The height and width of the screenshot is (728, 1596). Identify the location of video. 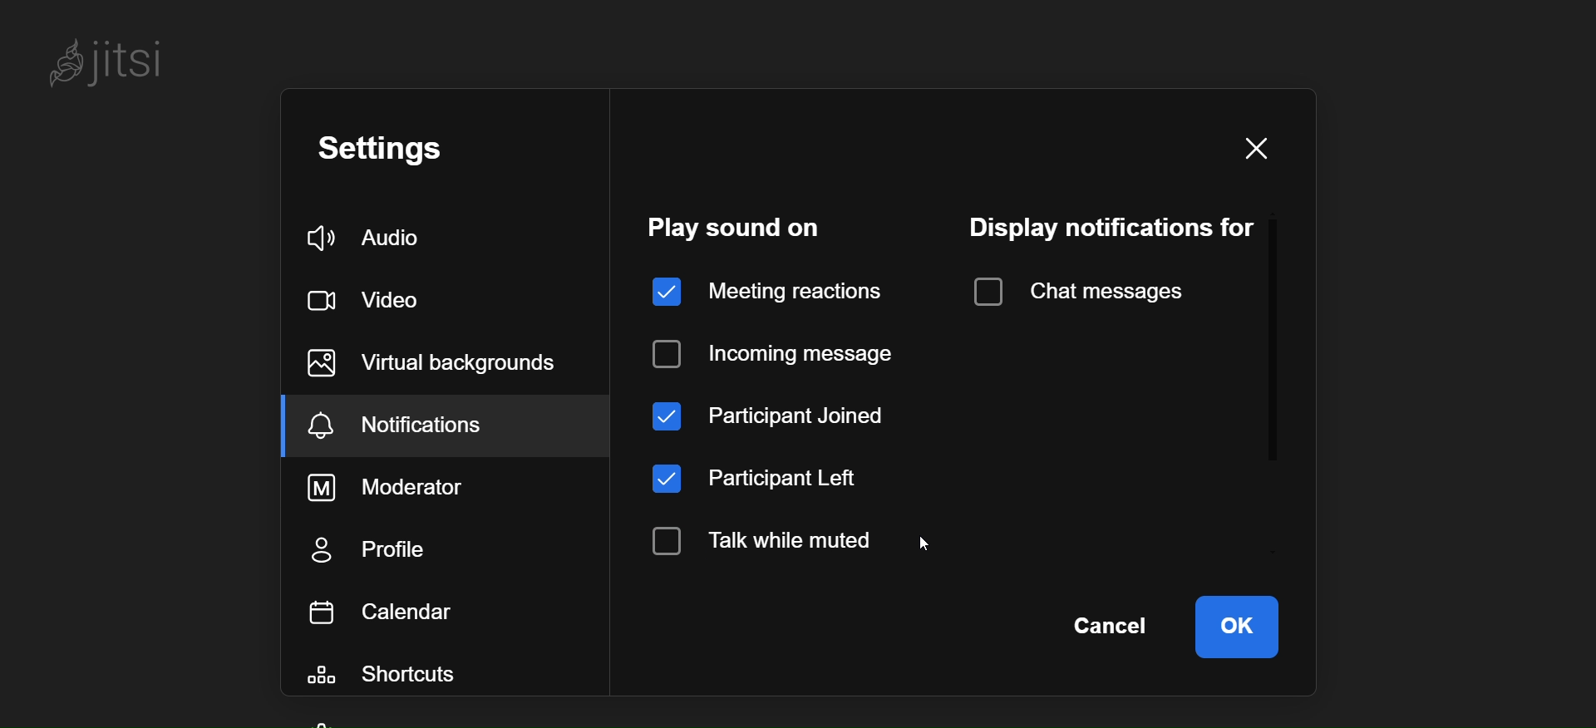
(375, 299).